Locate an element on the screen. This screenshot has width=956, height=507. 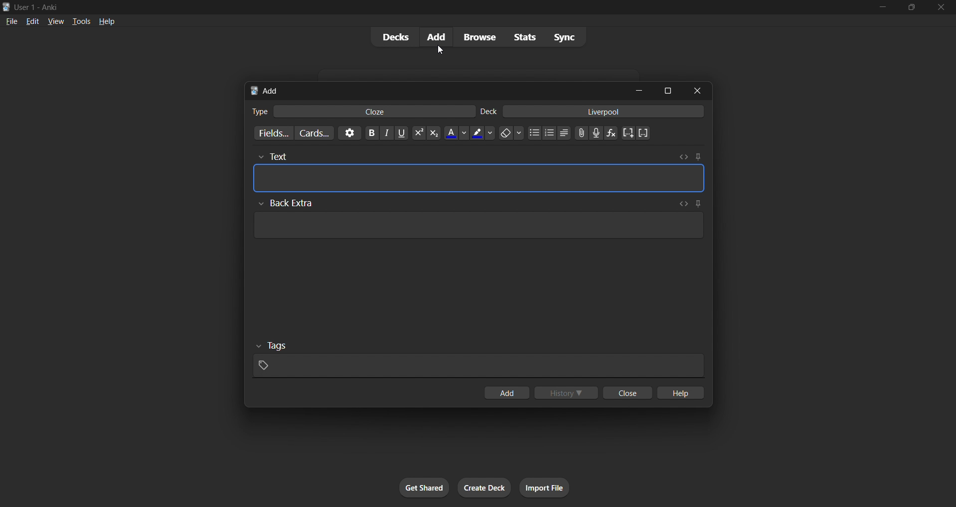
italic is located at coordinates (386, 134).